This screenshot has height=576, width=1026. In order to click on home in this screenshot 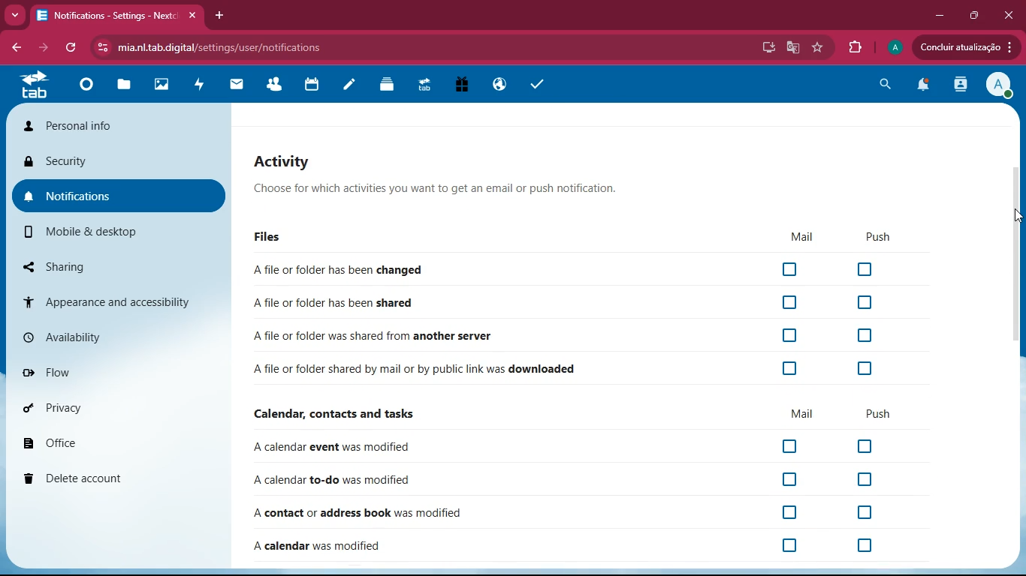, I will do `click(83, 91)`.